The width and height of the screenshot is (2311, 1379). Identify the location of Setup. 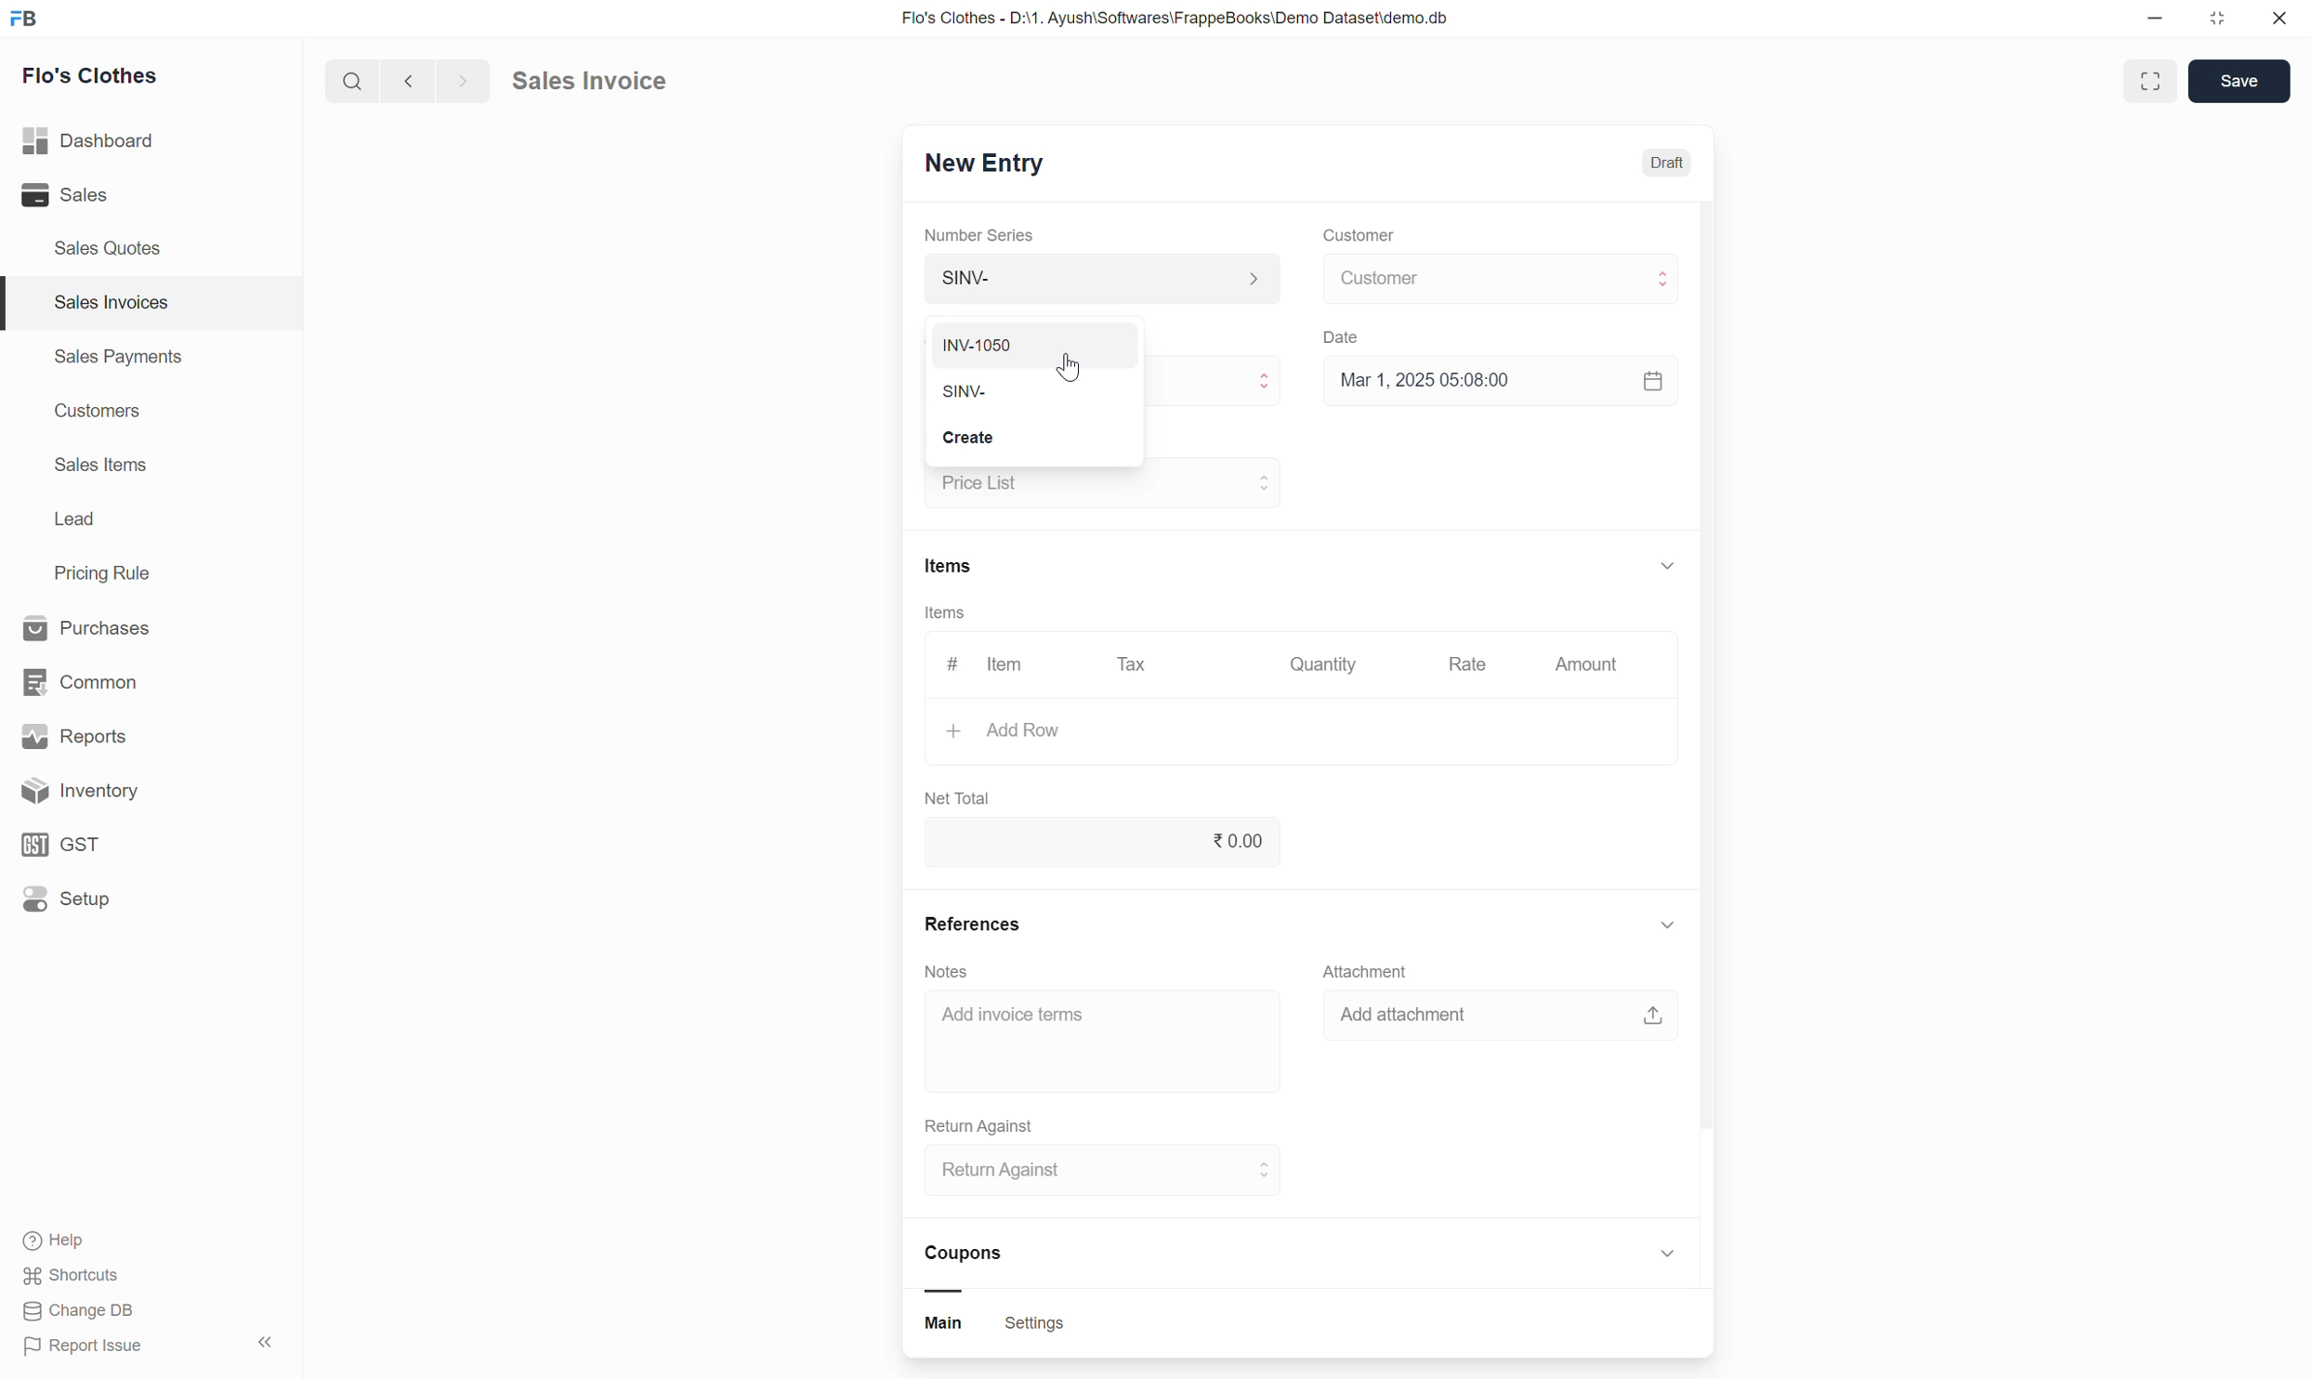
(134, 905).